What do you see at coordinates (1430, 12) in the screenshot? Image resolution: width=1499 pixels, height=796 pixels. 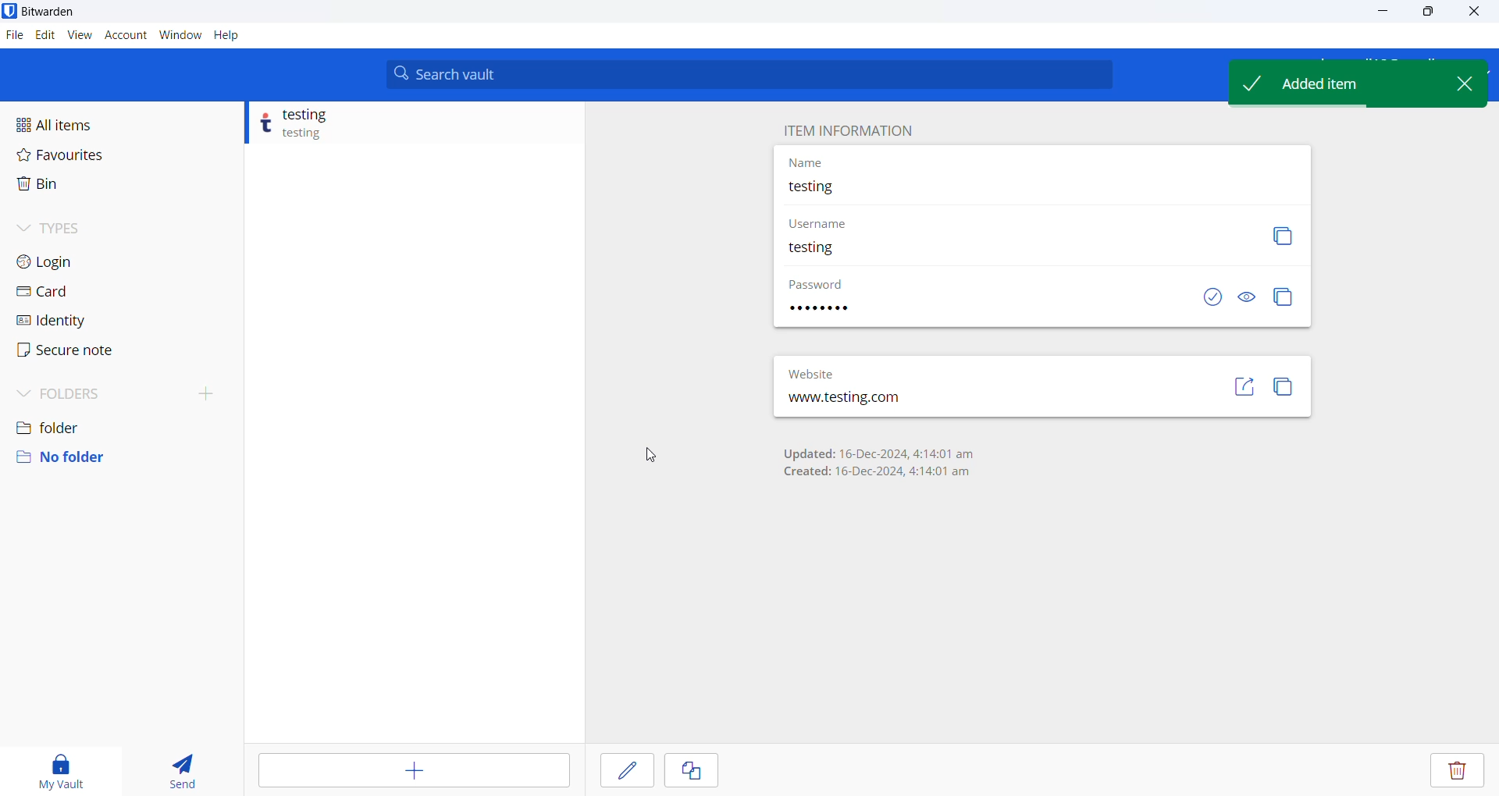 I see `maximize` at bounding box center [1430, 12].